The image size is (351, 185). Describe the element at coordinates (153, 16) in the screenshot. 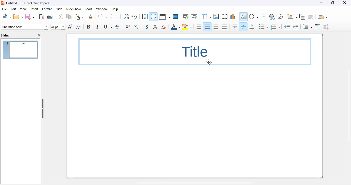

I see `snap to grid` at that location.